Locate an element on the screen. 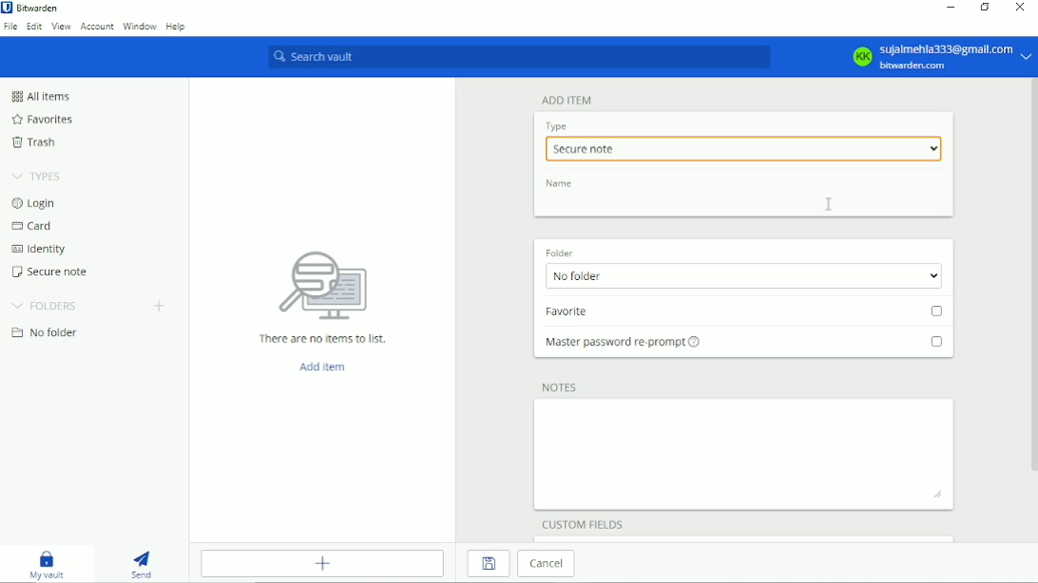 The width and height of the screenshot is (1038, 583). Vertical scrollbar is located at coordinates (1031, 280).